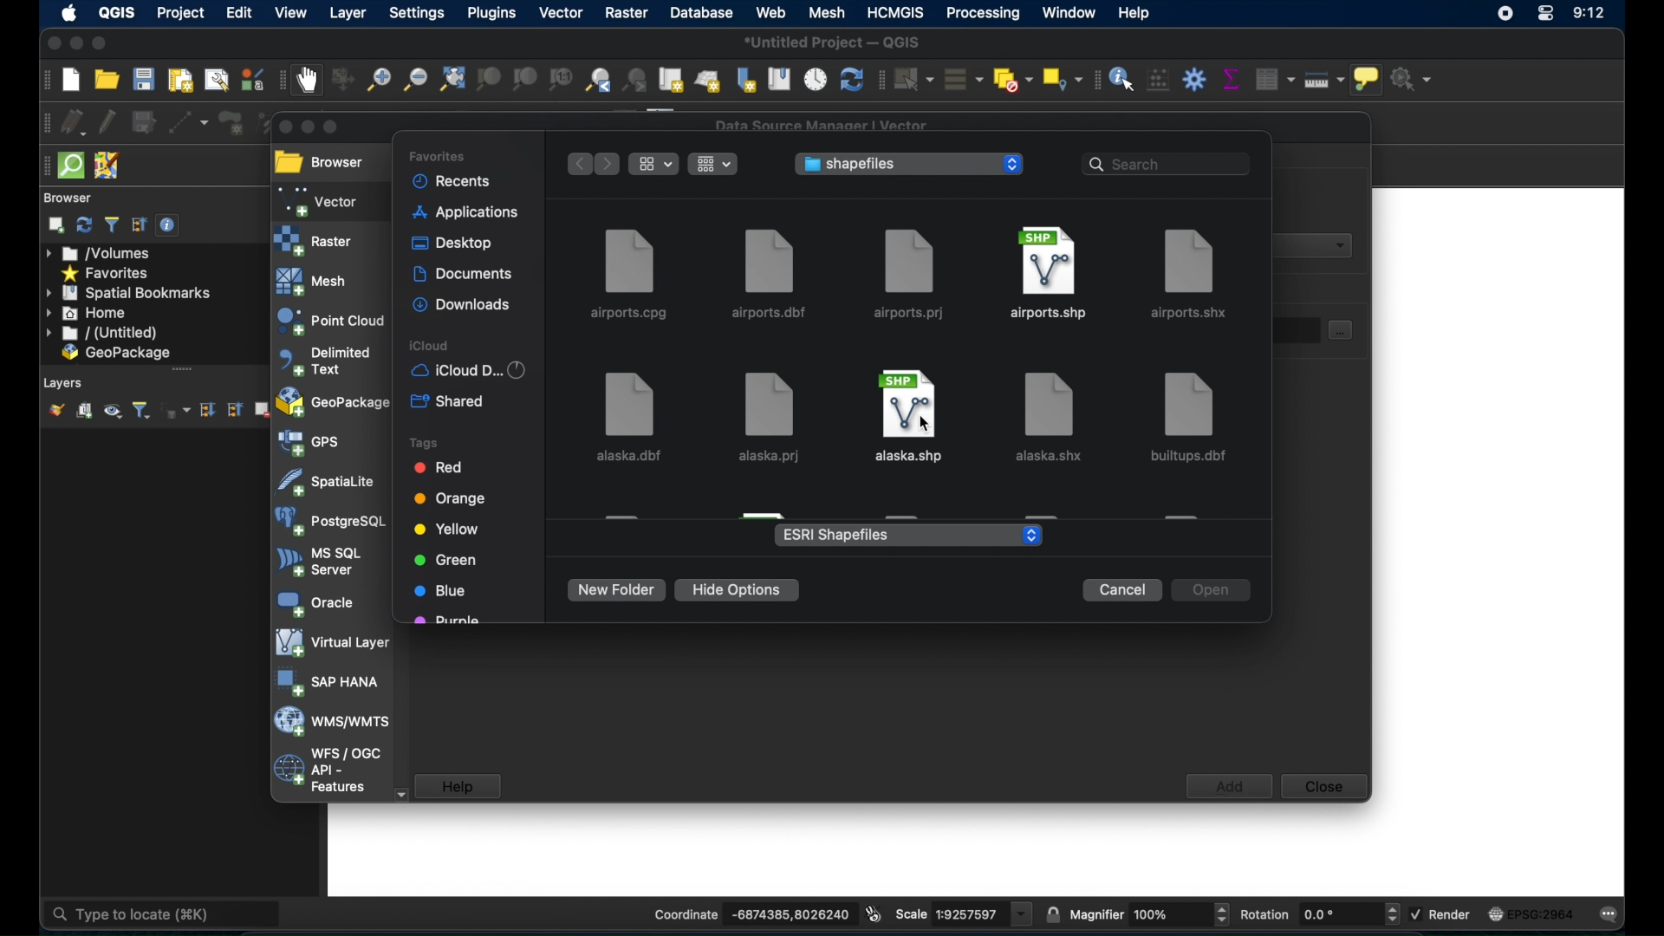  I want to click on open project, so click(107, 80).